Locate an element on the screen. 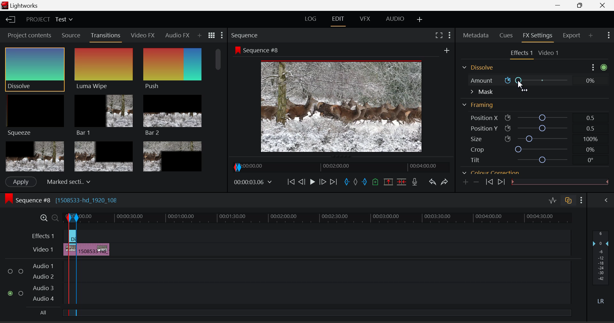  Restore Down is located at coordinates (560, 5).